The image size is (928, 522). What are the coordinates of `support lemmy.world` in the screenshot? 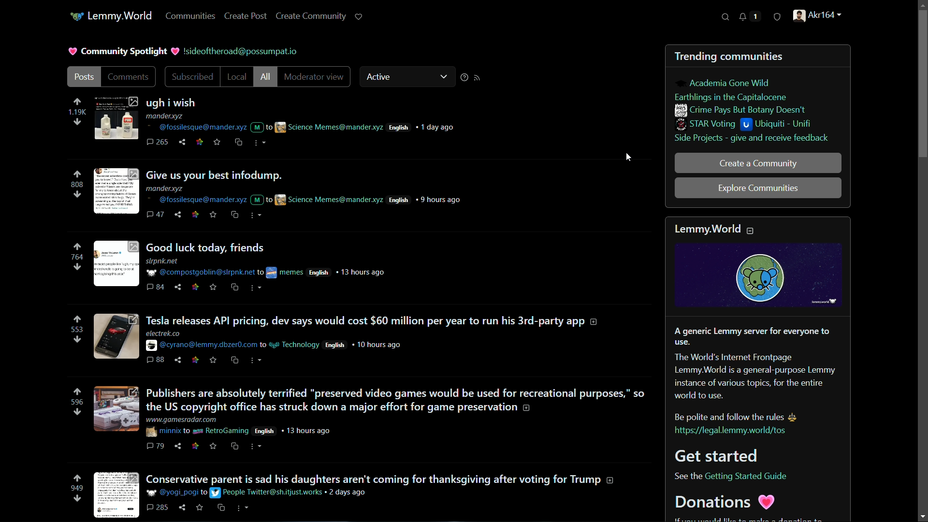 It's located at (360, 17).